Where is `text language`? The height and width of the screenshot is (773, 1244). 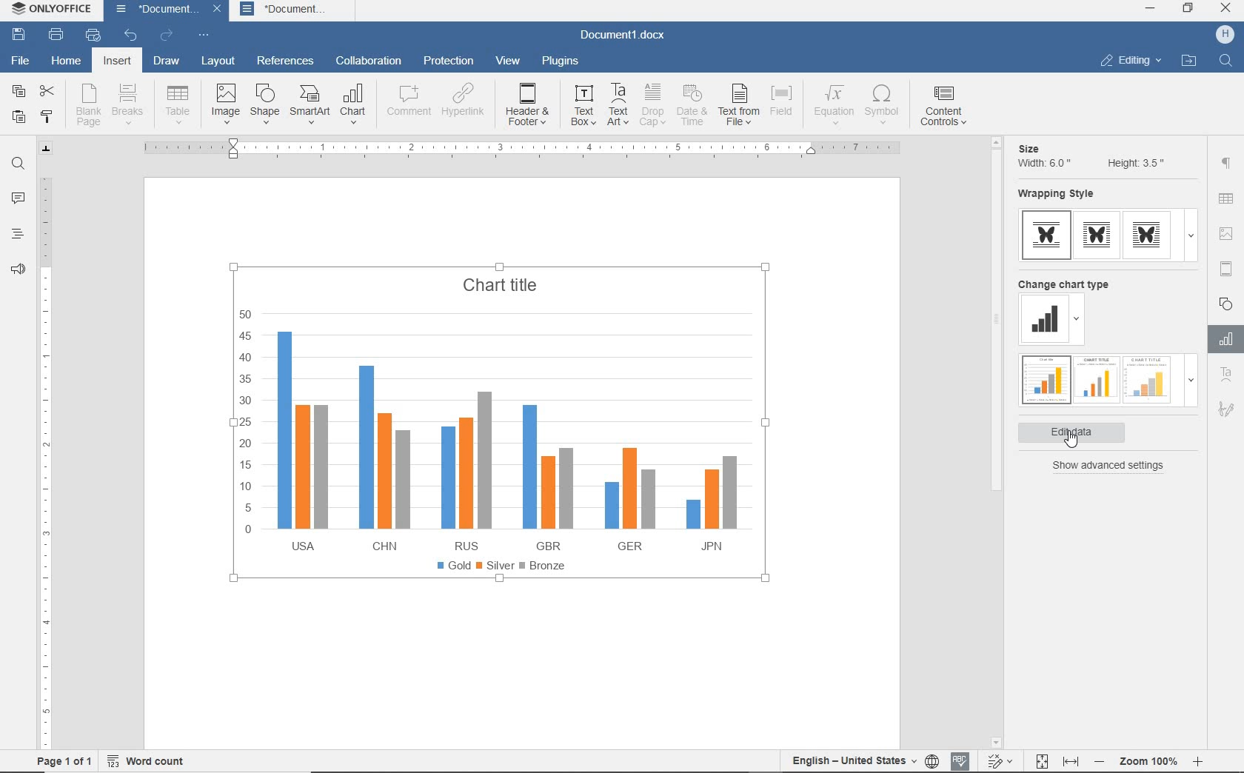
text language is located at coordinates (853, 760).